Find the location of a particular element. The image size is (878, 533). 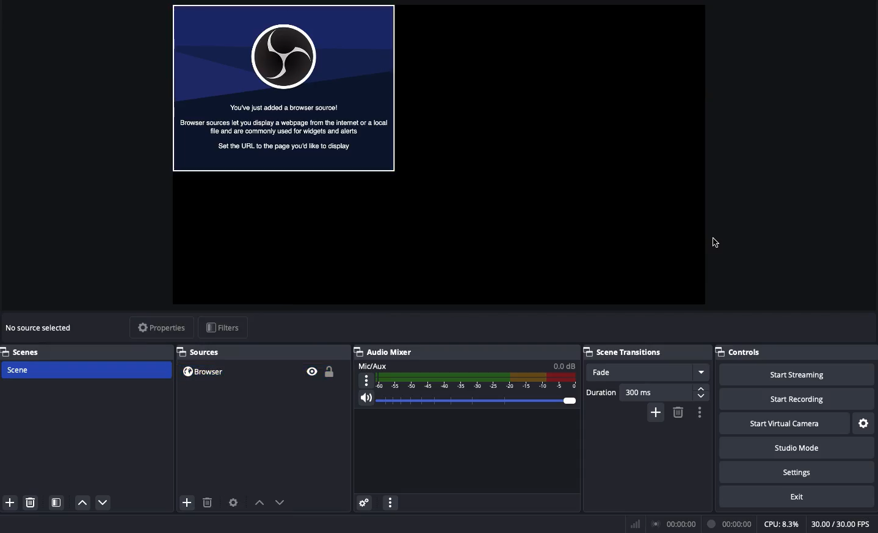

Scene is located at coordinates (86, 370).